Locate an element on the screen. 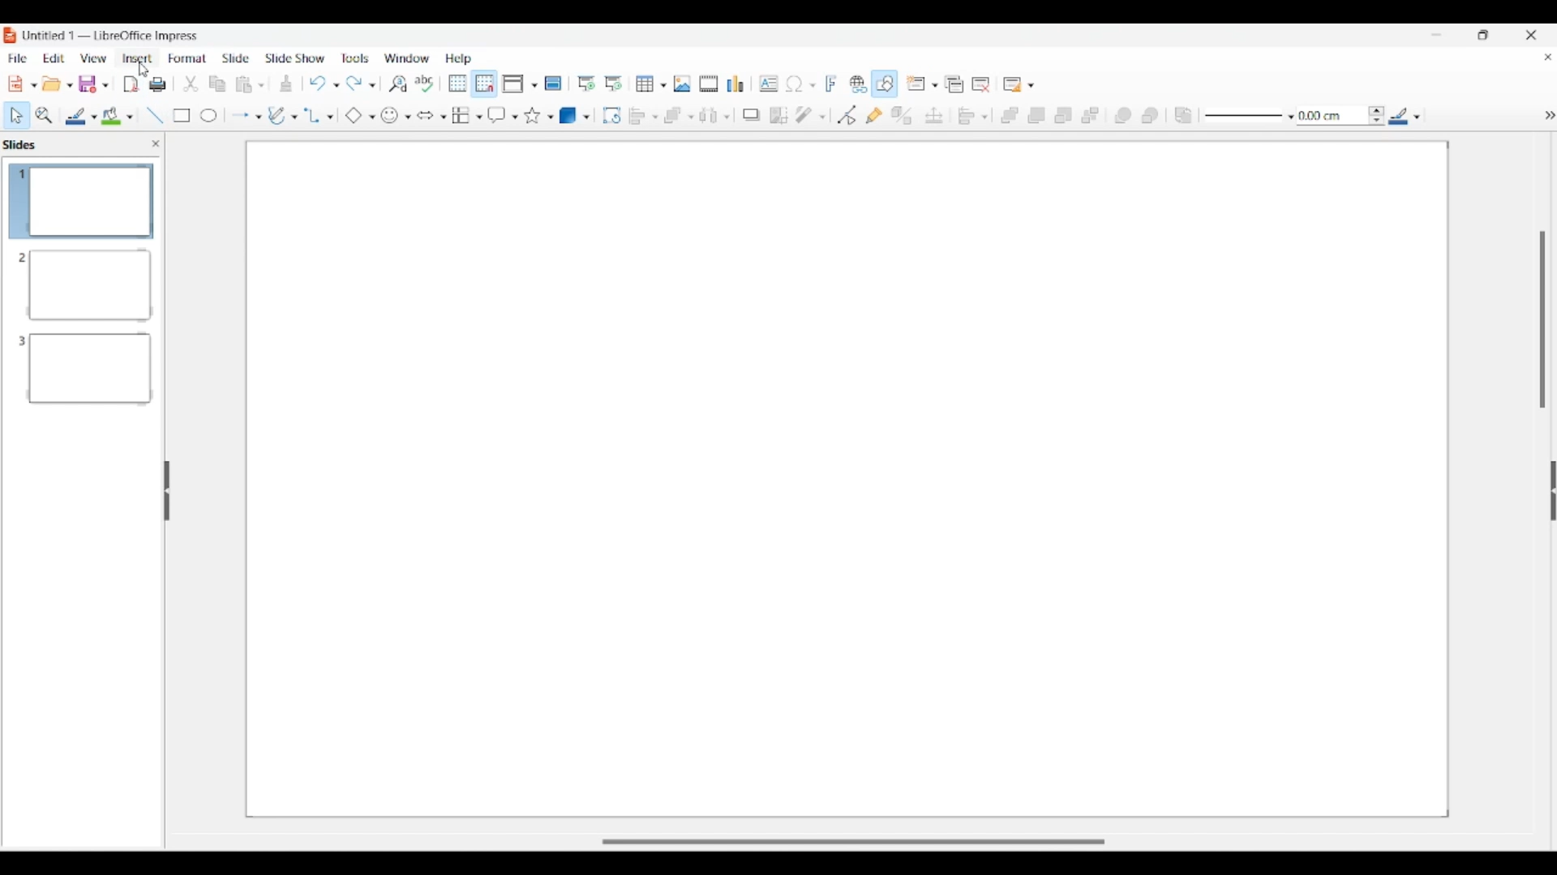 The width and height of the screenshot is (1557, 875). Align objects is located at coordinates (972, 116).